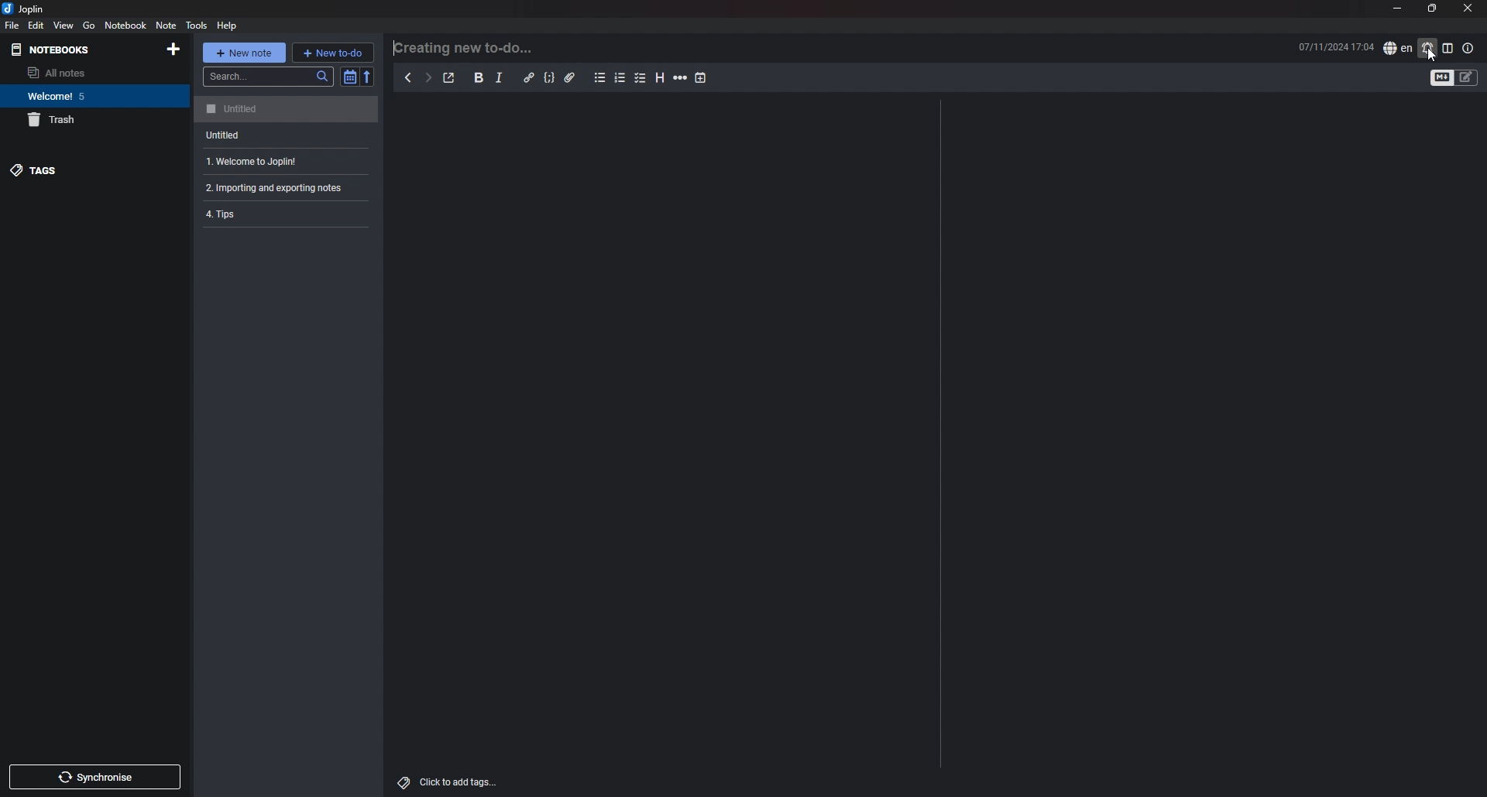 This screenshot has width=1487, height=797. I want to click on note, so click(287, 135).